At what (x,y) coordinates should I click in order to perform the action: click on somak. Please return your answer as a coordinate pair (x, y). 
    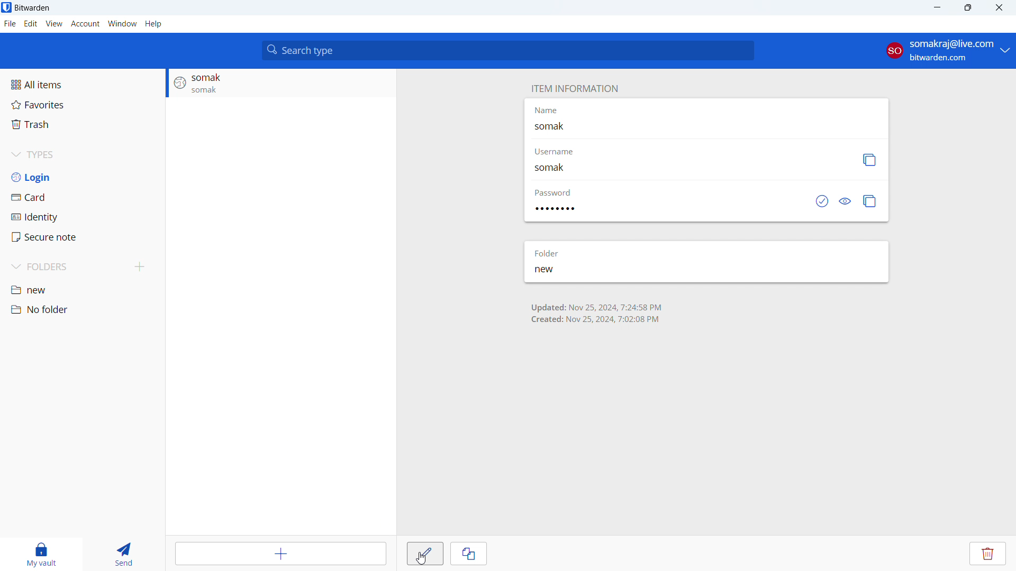
    Looking at the image, I should click on (563, 127).